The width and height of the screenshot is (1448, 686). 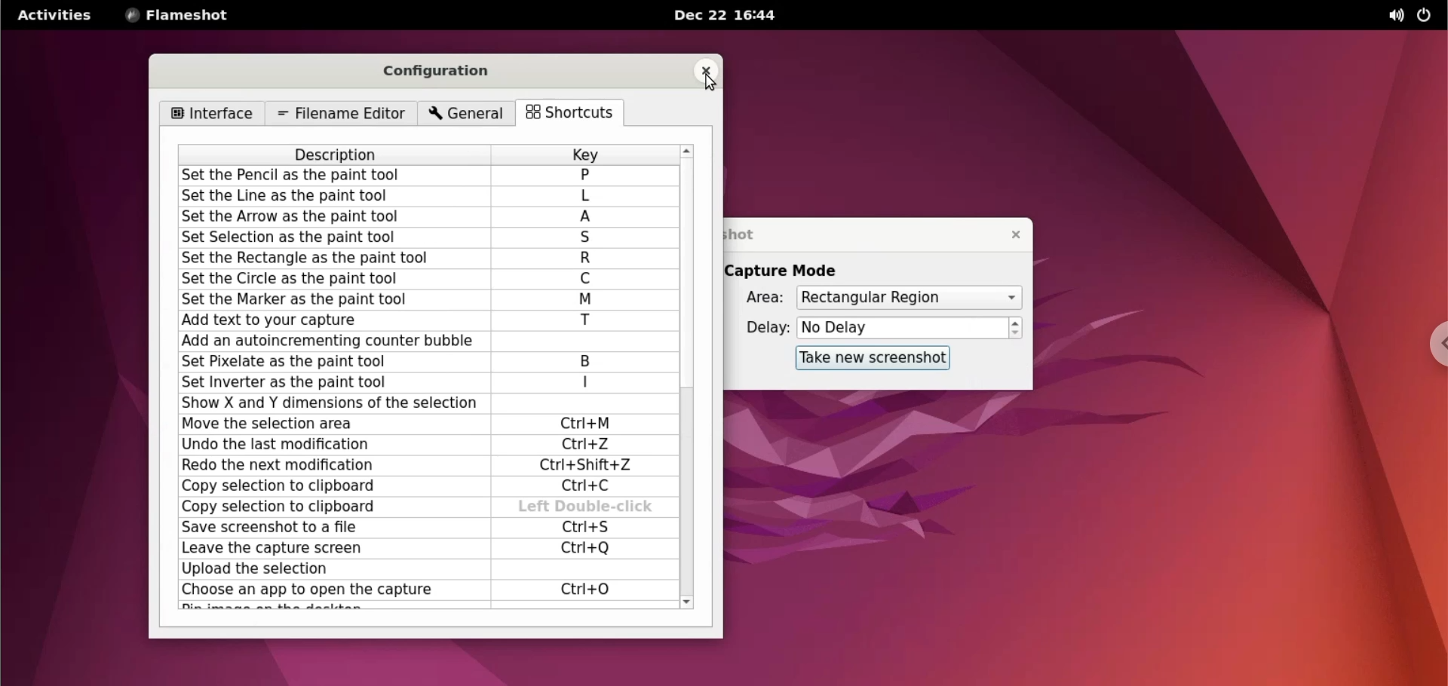 I want to click on Dec 22 16:44, so click(x=731, y=15).